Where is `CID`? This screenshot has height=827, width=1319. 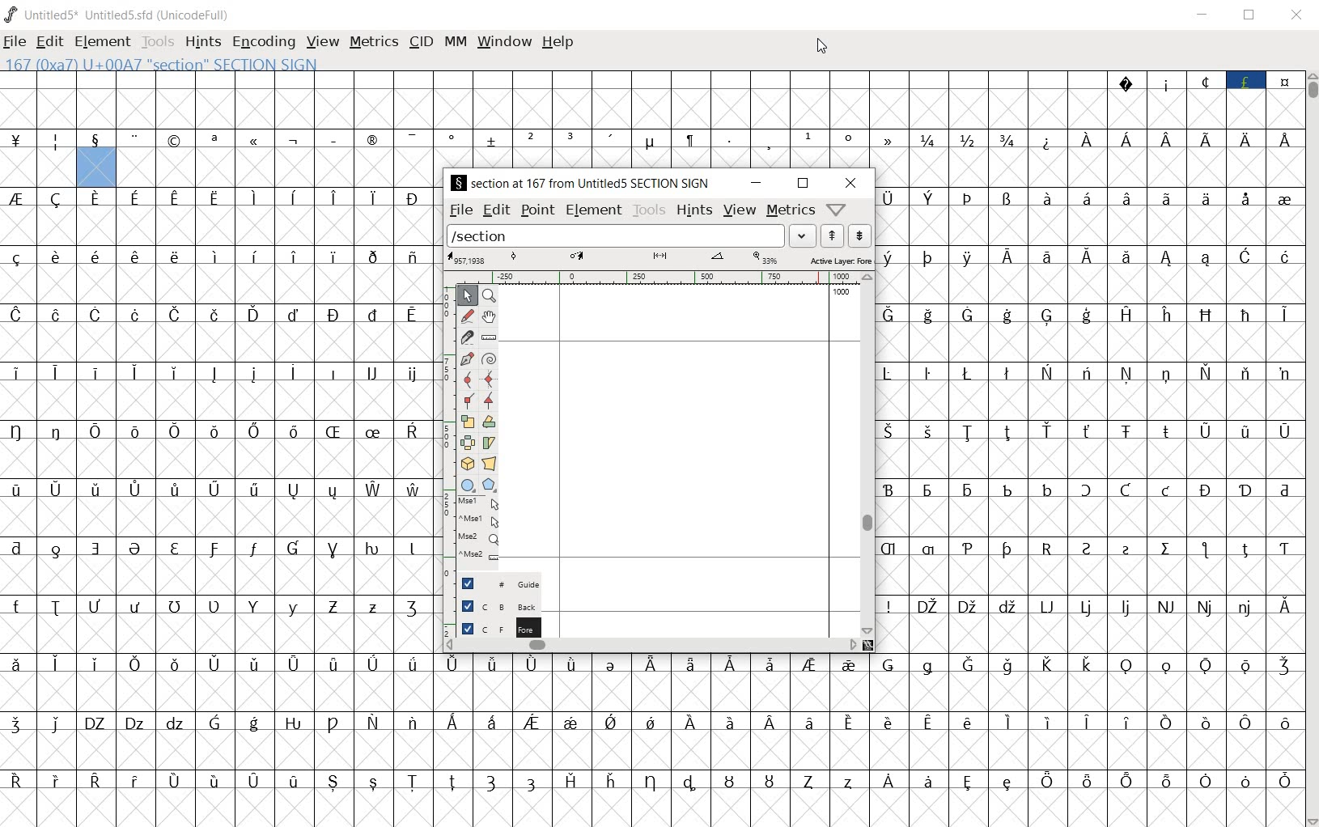
CID is located at coordinates (421, 42).